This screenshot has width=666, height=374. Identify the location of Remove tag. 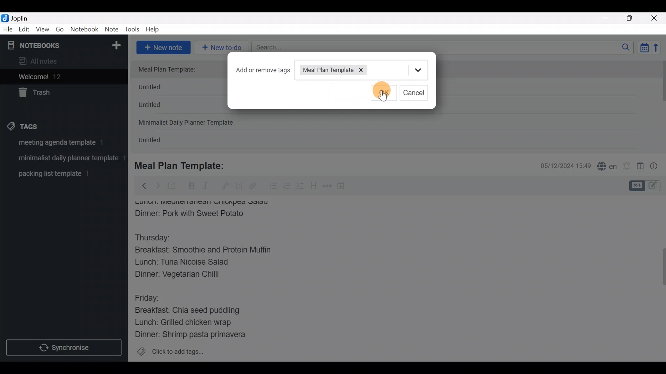
(364, 71).